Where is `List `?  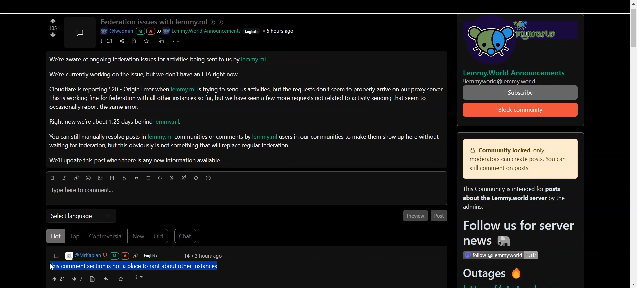
List  is located at coordinates (149, 178).